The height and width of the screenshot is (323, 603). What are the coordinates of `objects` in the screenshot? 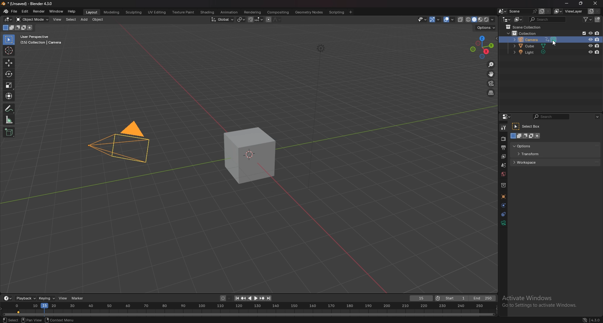 It's located at (503, 197).